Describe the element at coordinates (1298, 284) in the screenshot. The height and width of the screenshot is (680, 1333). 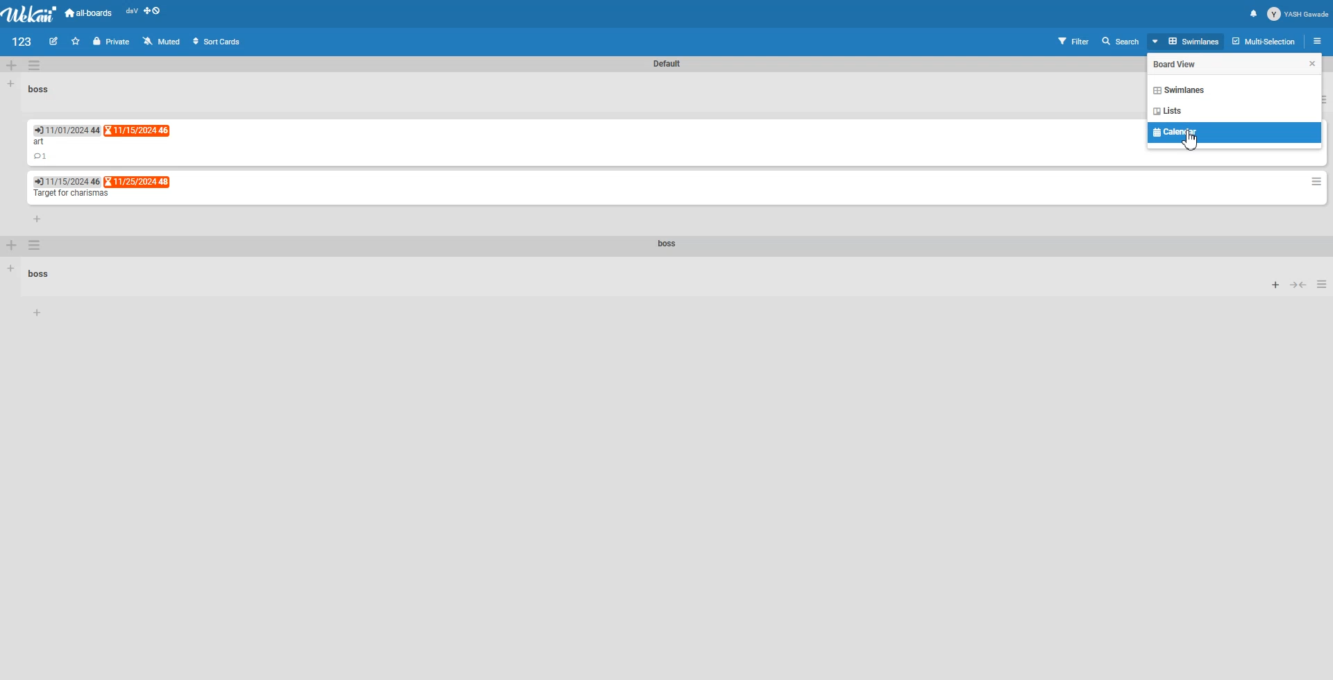
I see `Collapse` at that location.